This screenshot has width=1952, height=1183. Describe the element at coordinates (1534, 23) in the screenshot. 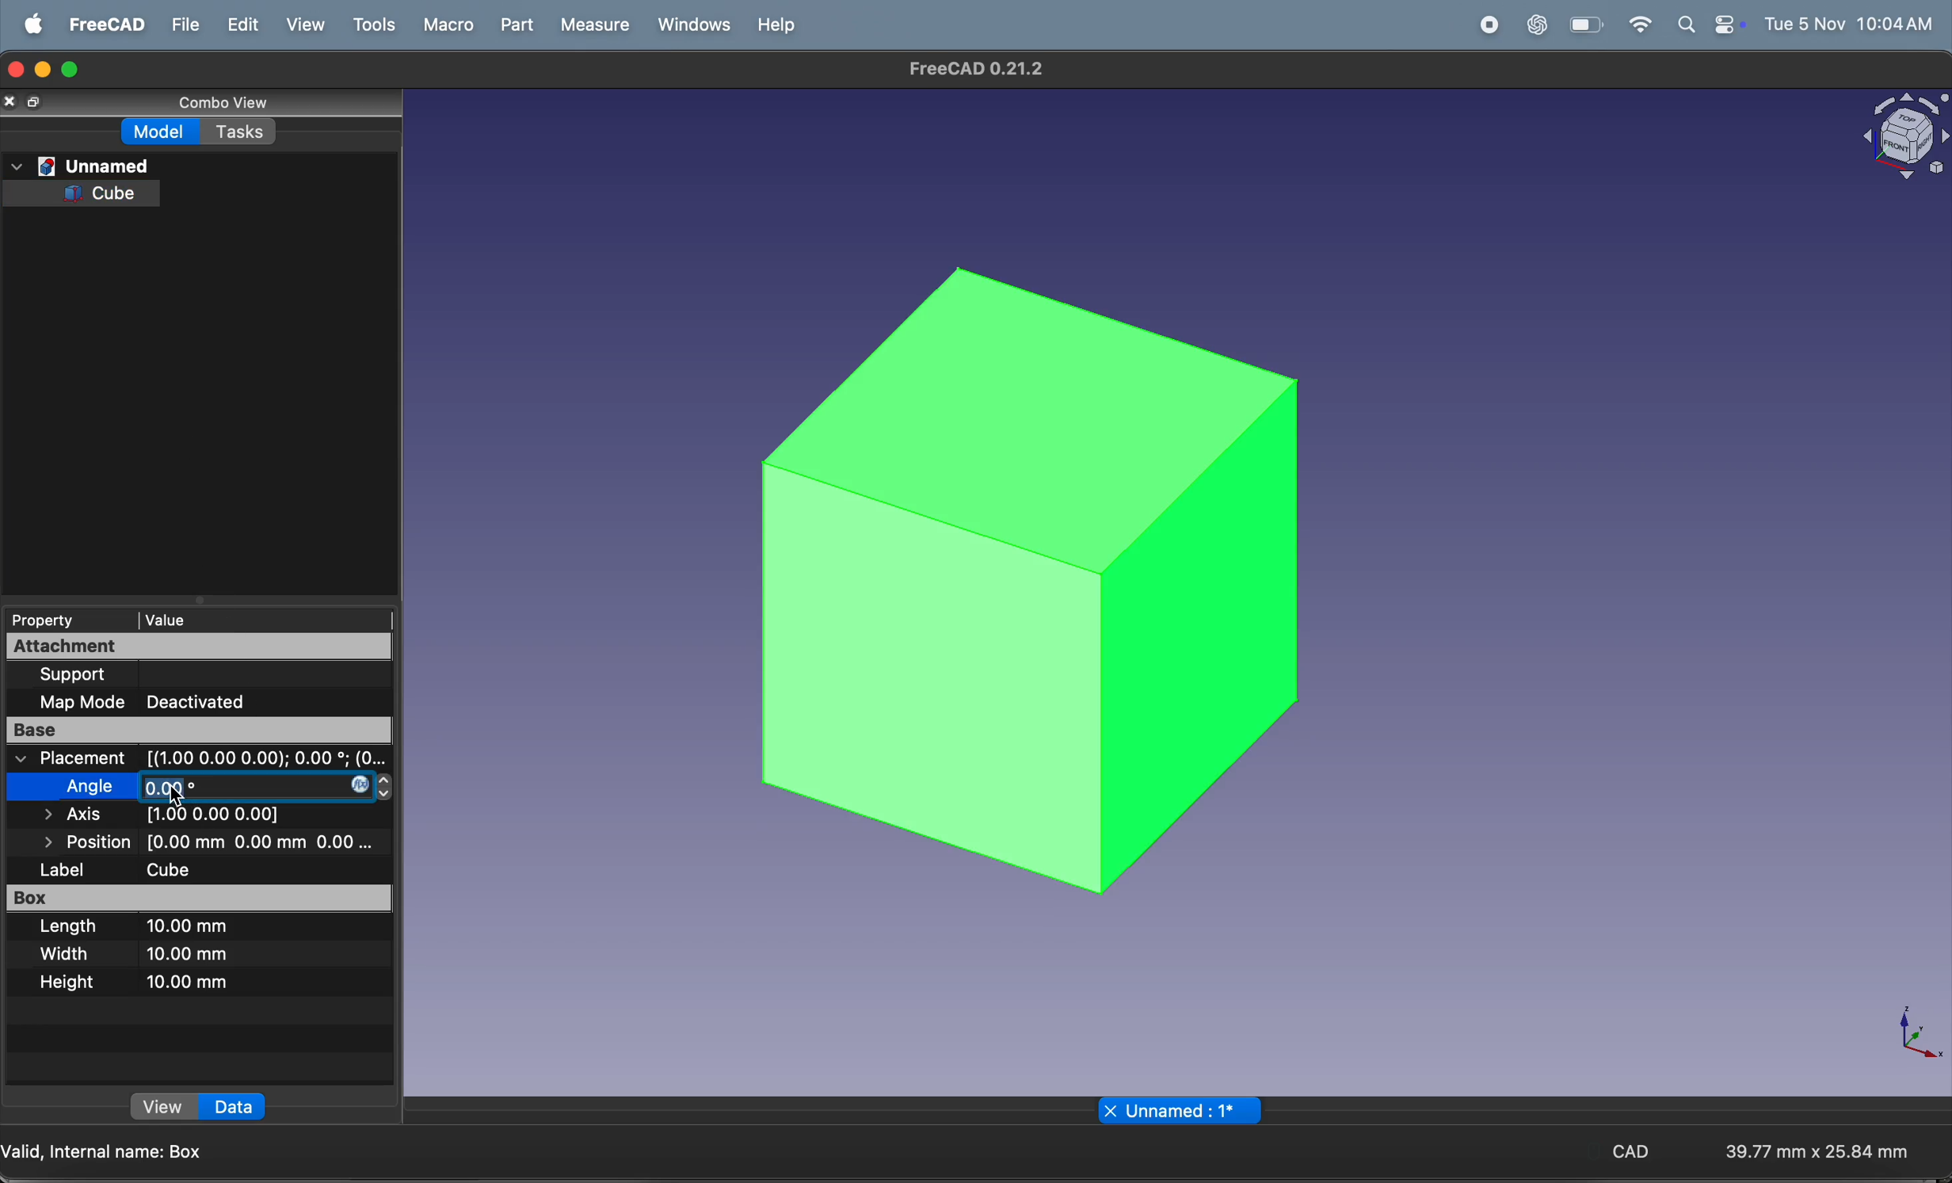

I see `chatgpt` at that location.